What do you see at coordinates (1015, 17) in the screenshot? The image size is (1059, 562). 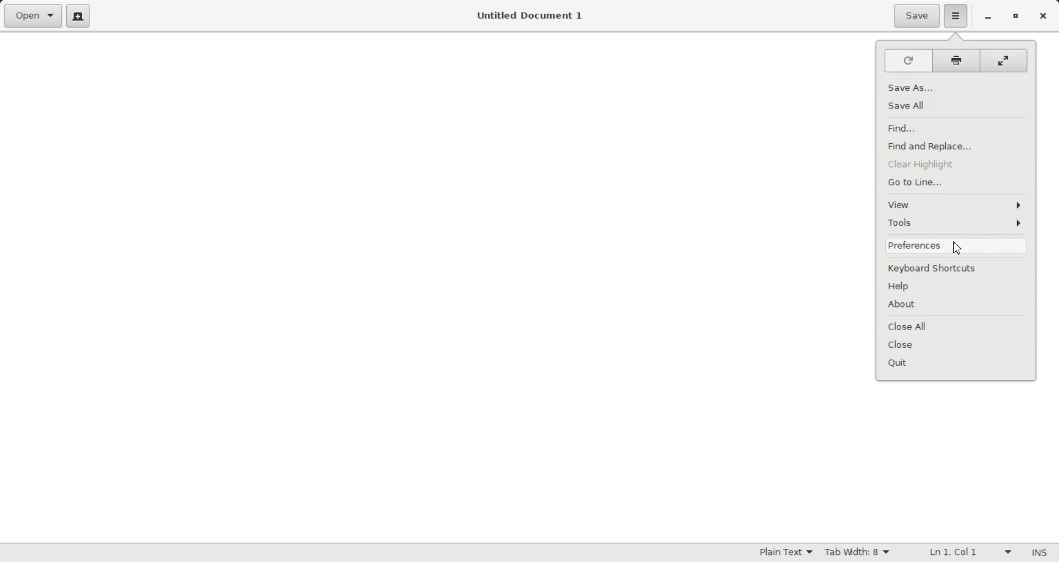 I see `Maximize` at bounding box center [1015, 17].